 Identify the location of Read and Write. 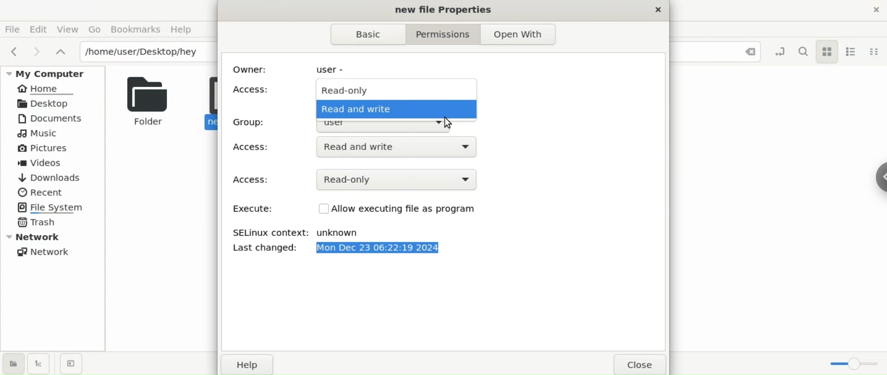
(394, 110).